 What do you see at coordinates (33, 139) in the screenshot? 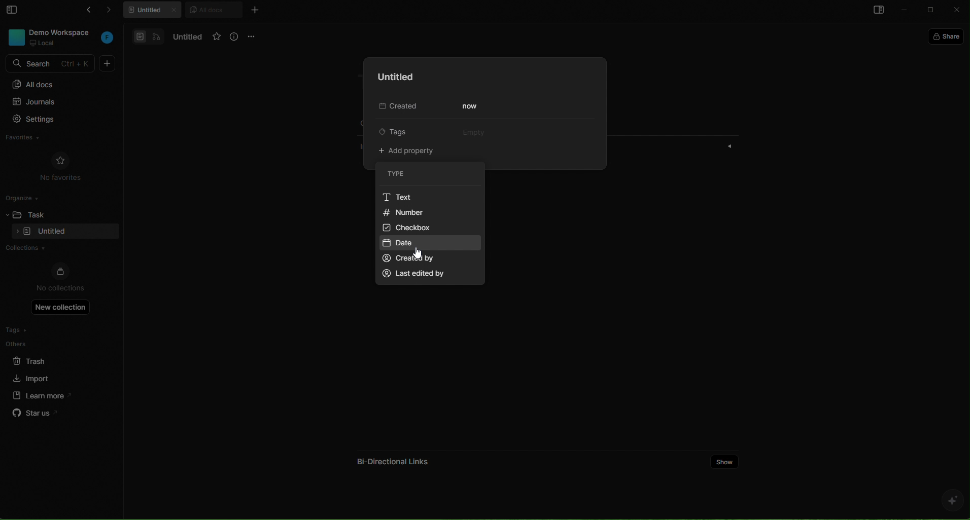
I see `favorites` at bounding box center [33, 139].